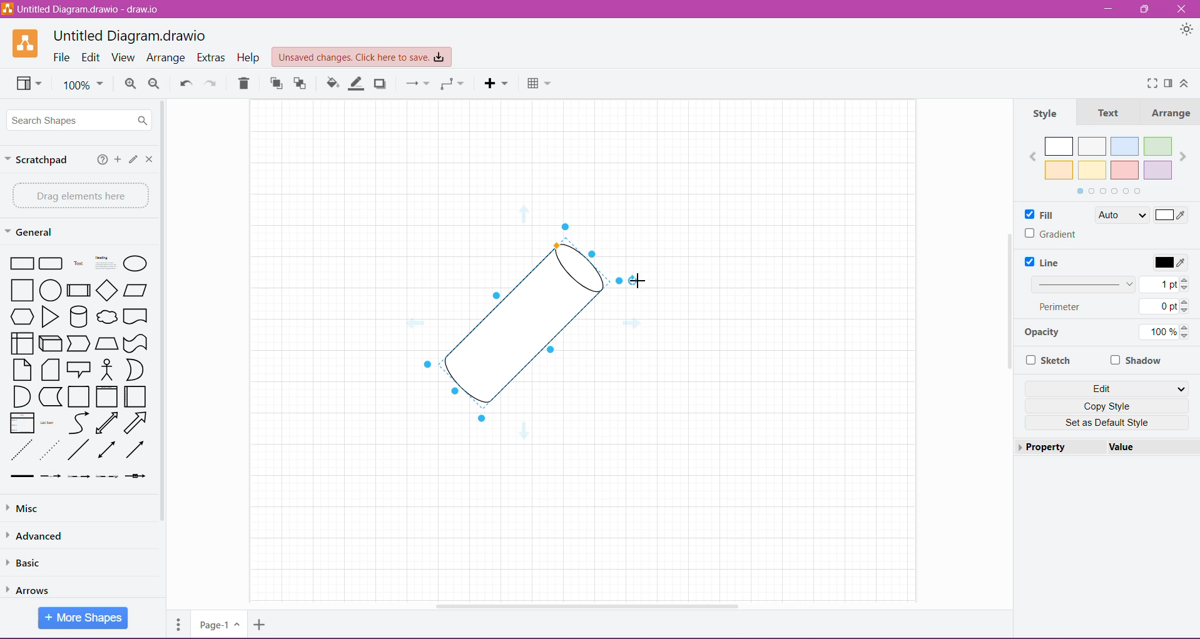  I want to click on Fullscreen, so click(1148, 83).